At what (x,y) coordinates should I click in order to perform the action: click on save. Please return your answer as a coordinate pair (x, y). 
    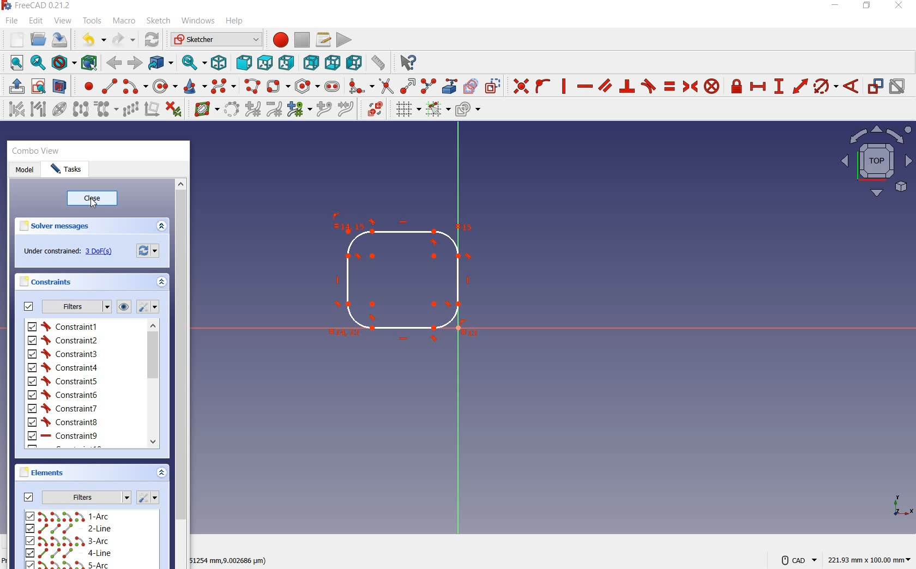
    Looking at the image, I should click on (62, 40).